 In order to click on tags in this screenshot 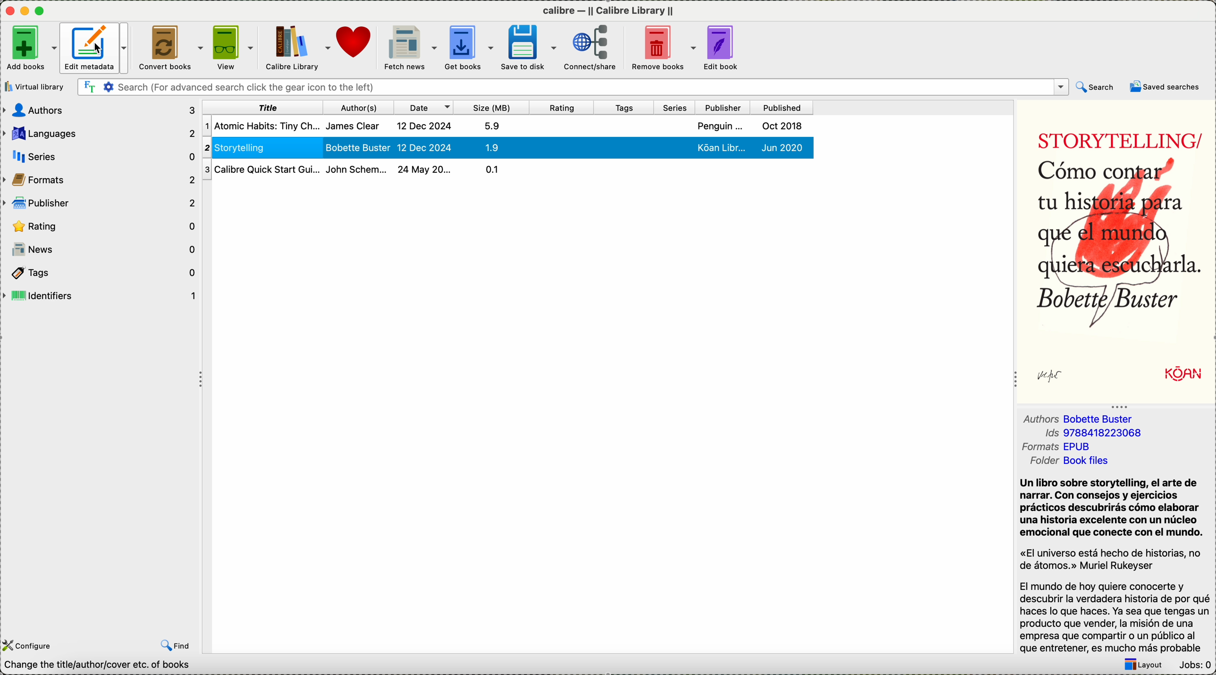, I will do `click(625, 108)`.